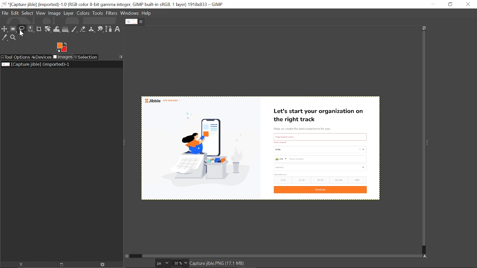 This screenshot has height=268, width=477. Describe the element at coordinates (262, 147) in the screenshot. I see `Current image` at that location.